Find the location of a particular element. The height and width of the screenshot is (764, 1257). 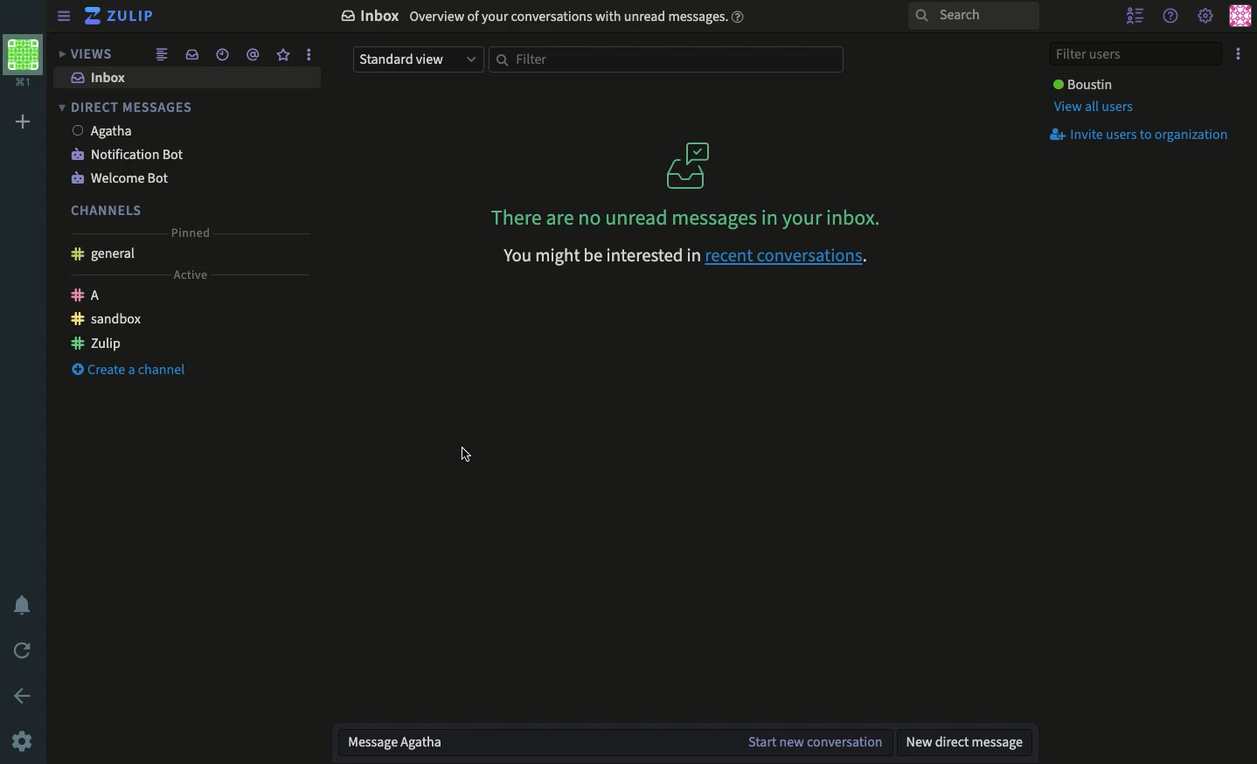

Enabled is located at coordinates (67, 18).